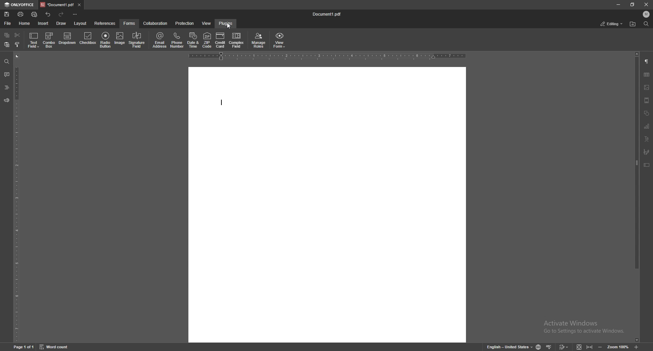 This screenshot has width=653, height=351. What do you see at coordinates (328, 15) in the screenshot?
I see `file name` at bounding box center [328, 15].